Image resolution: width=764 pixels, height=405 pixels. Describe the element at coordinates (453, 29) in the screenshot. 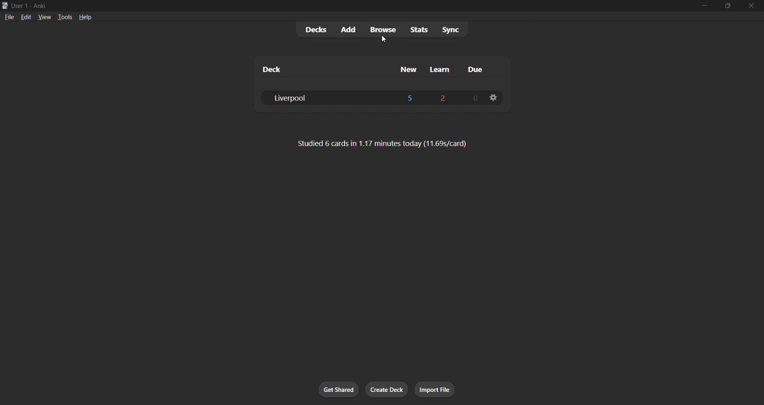

I see `sync` at that location.